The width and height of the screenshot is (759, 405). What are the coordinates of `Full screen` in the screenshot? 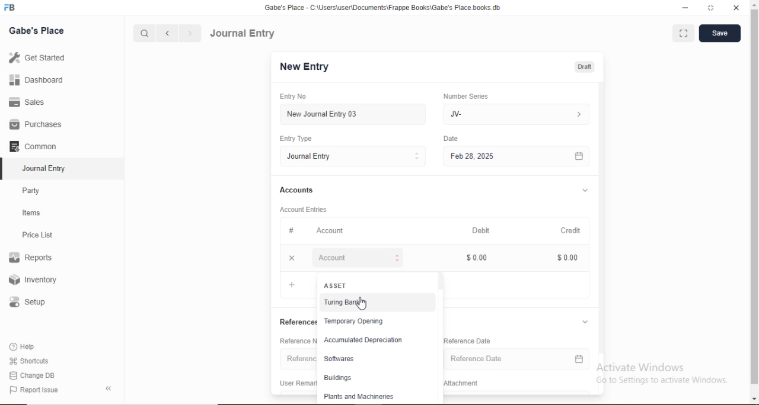 It's located at (683, 33).